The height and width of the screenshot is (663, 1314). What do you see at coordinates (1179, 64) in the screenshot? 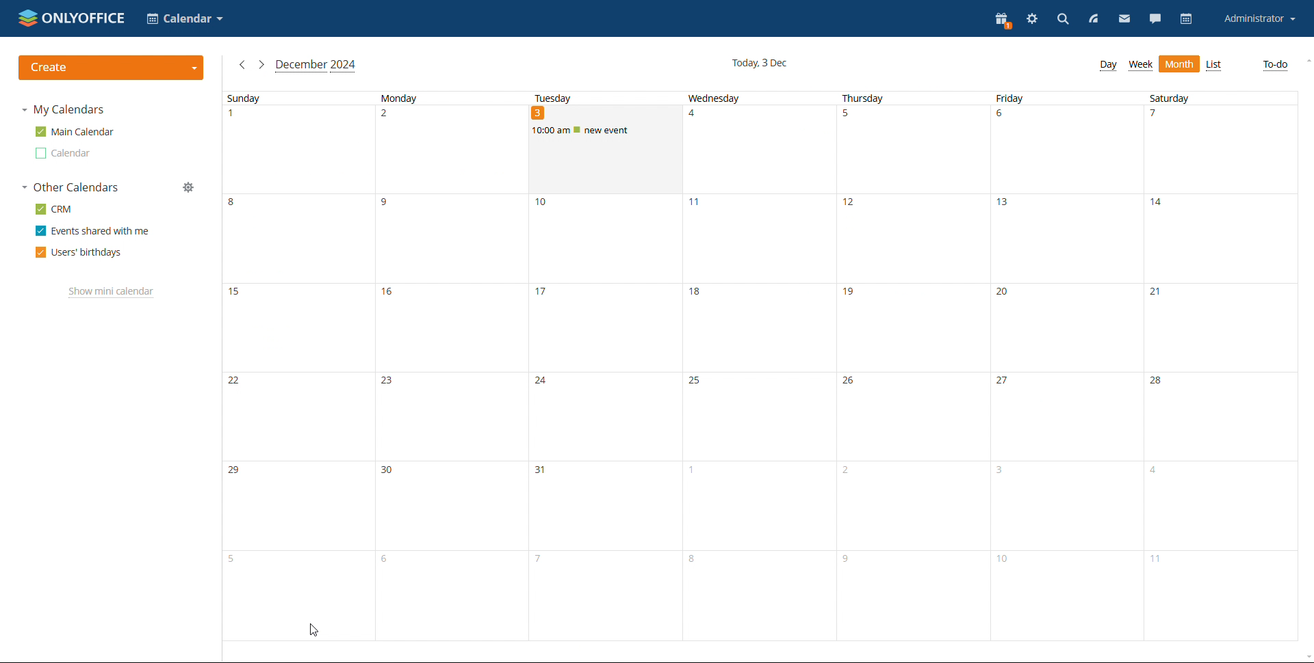
I see `month view` at bounding box center [1179, 64].